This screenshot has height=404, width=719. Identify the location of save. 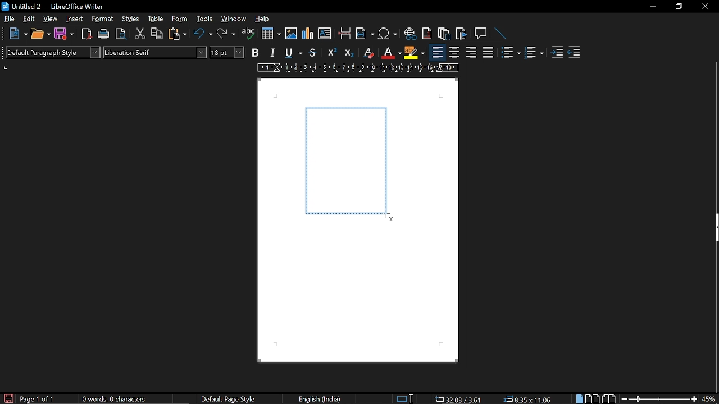
(8, 398).